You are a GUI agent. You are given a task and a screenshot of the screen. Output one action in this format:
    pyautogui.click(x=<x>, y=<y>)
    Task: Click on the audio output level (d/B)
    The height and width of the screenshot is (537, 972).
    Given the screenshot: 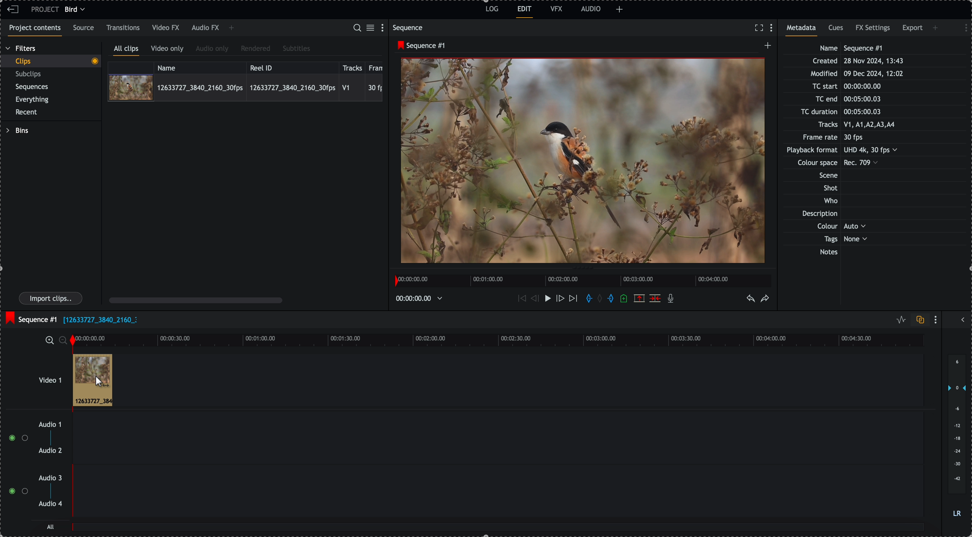 What is the action you would take?
    pyautogui.click(x=956, y=436)
    